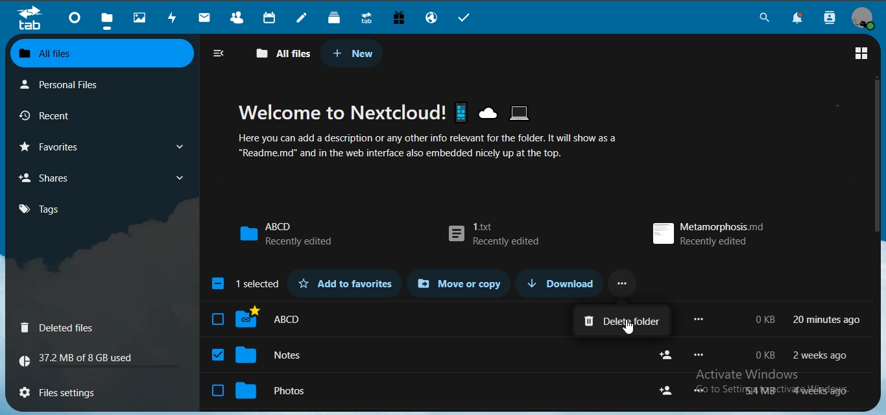  Describe the element at coordinates (102, 176) in the screenshot. I see `shares` at that location.